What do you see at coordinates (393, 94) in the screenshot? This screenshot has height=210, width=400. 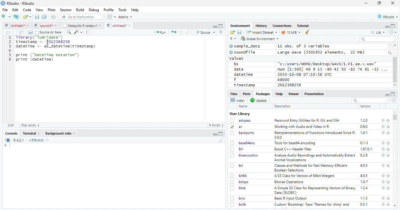 I see `full screen` at bounding box center [393, 94].